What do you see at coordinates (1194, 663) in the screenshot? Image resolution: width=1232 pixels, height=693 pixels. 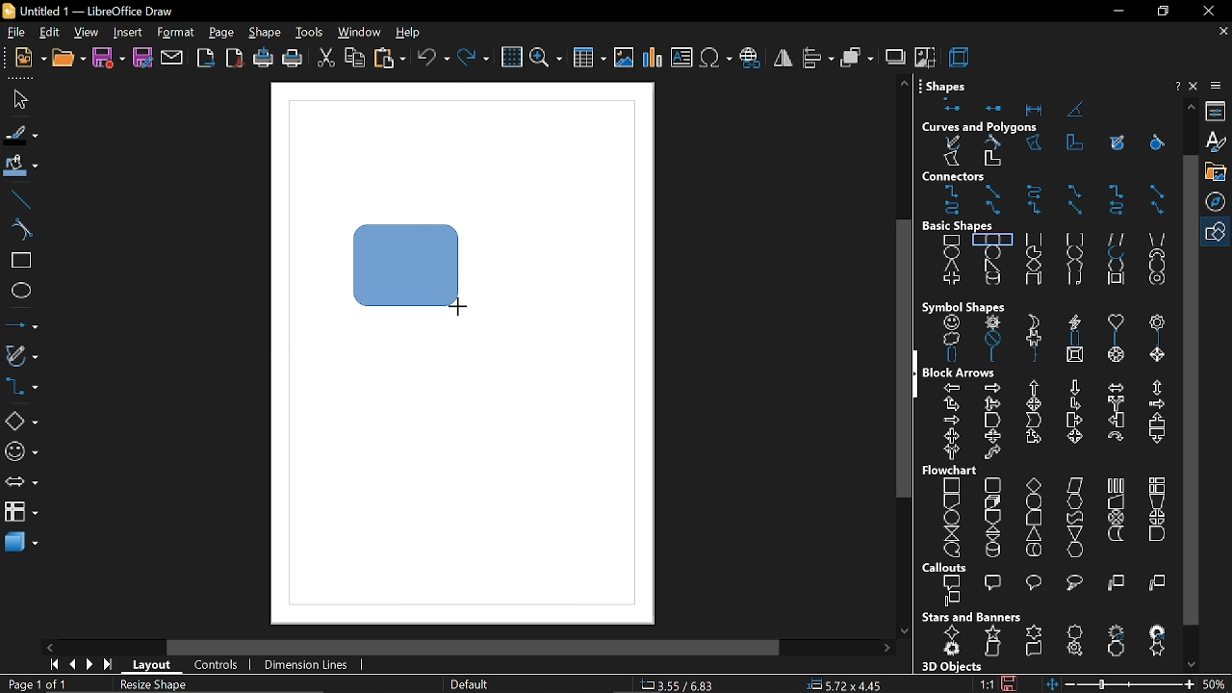 I see `move down` at bounding box center [1194, 663].